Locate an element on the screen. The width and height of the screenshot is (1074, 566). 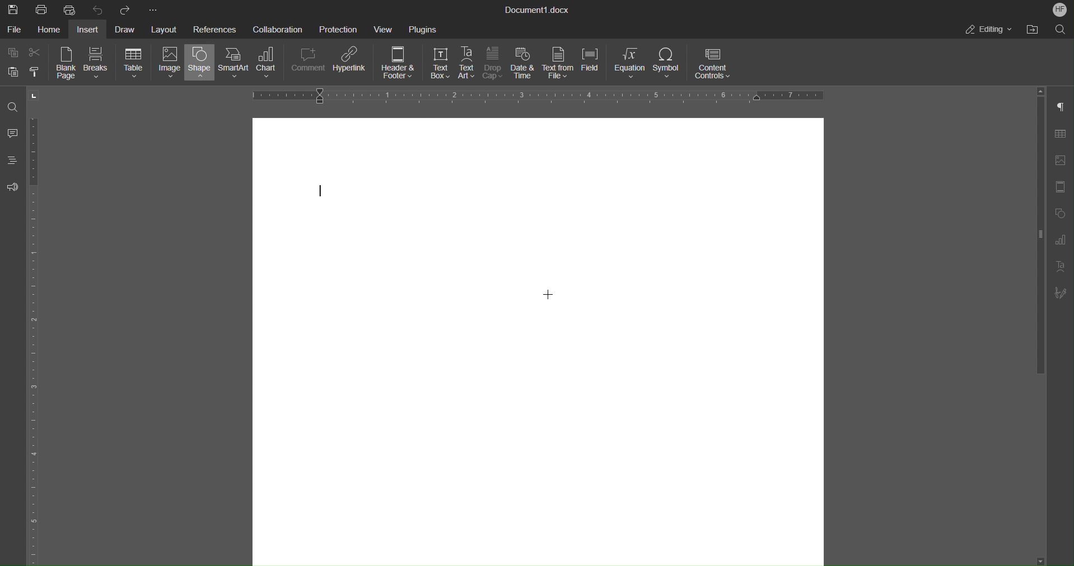
Page Settings is located at coordinates (1063, 187).